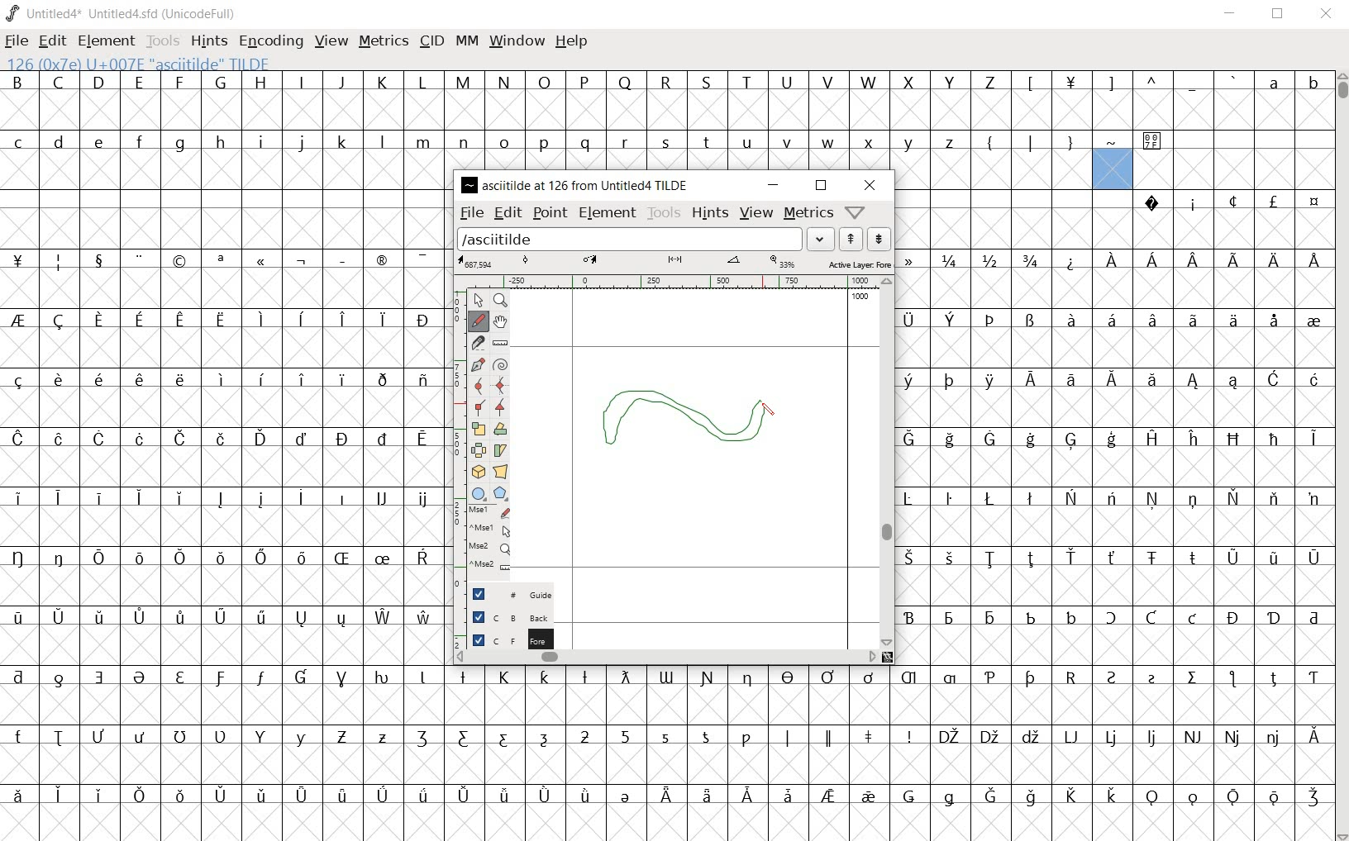 The image size is (1349, 841). Describe the element at coordinates (1341, 456) in the screenshot. I see `SCROLLBAR` at that location.